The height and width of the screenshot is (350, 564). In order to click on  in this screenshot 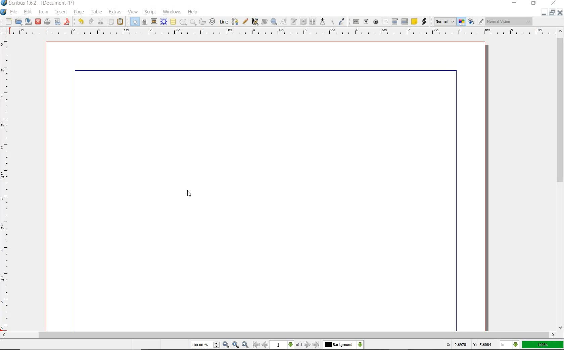, I will do `click(339, 345)`.